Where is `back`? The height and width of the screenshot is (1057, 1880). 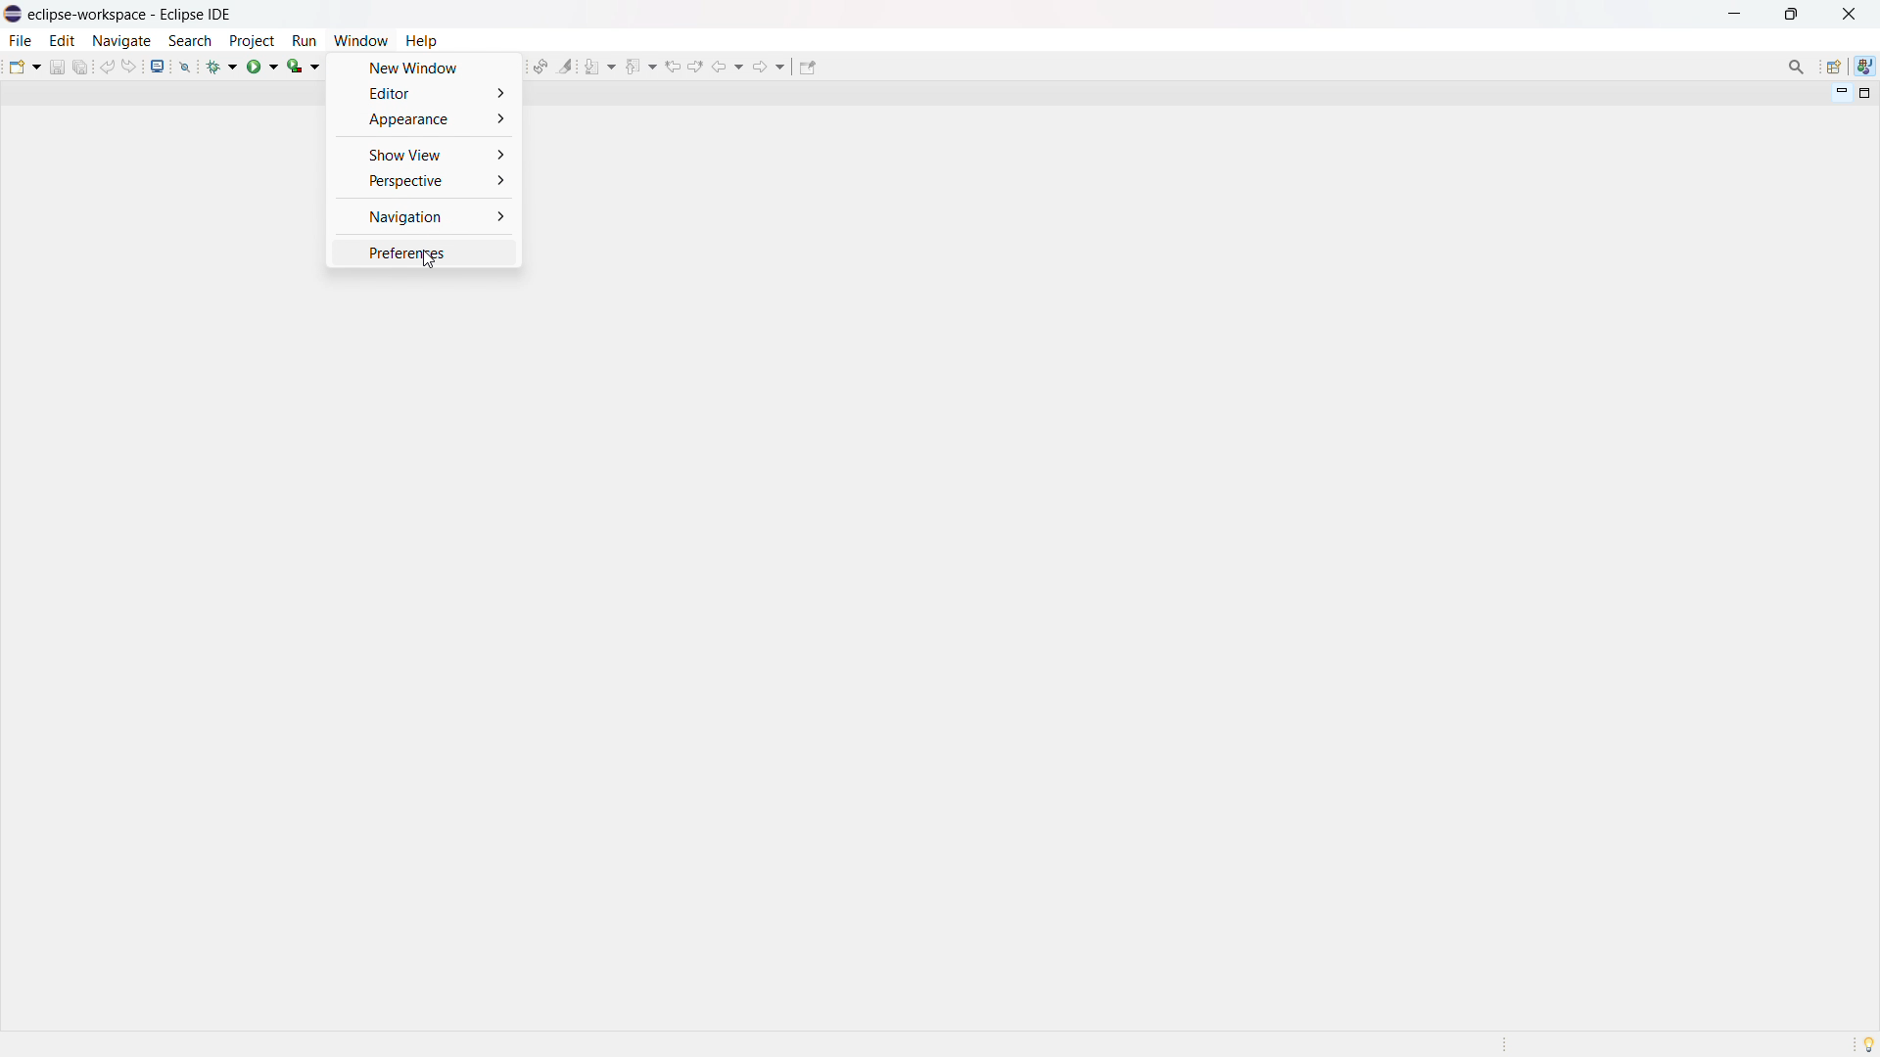
back is located at coordinates (728, 67).